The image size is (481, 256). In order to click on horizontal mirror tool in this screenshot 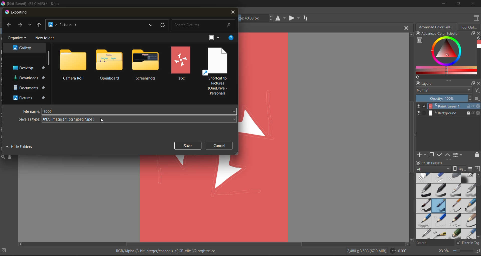, I will do `click(281, 18)`.